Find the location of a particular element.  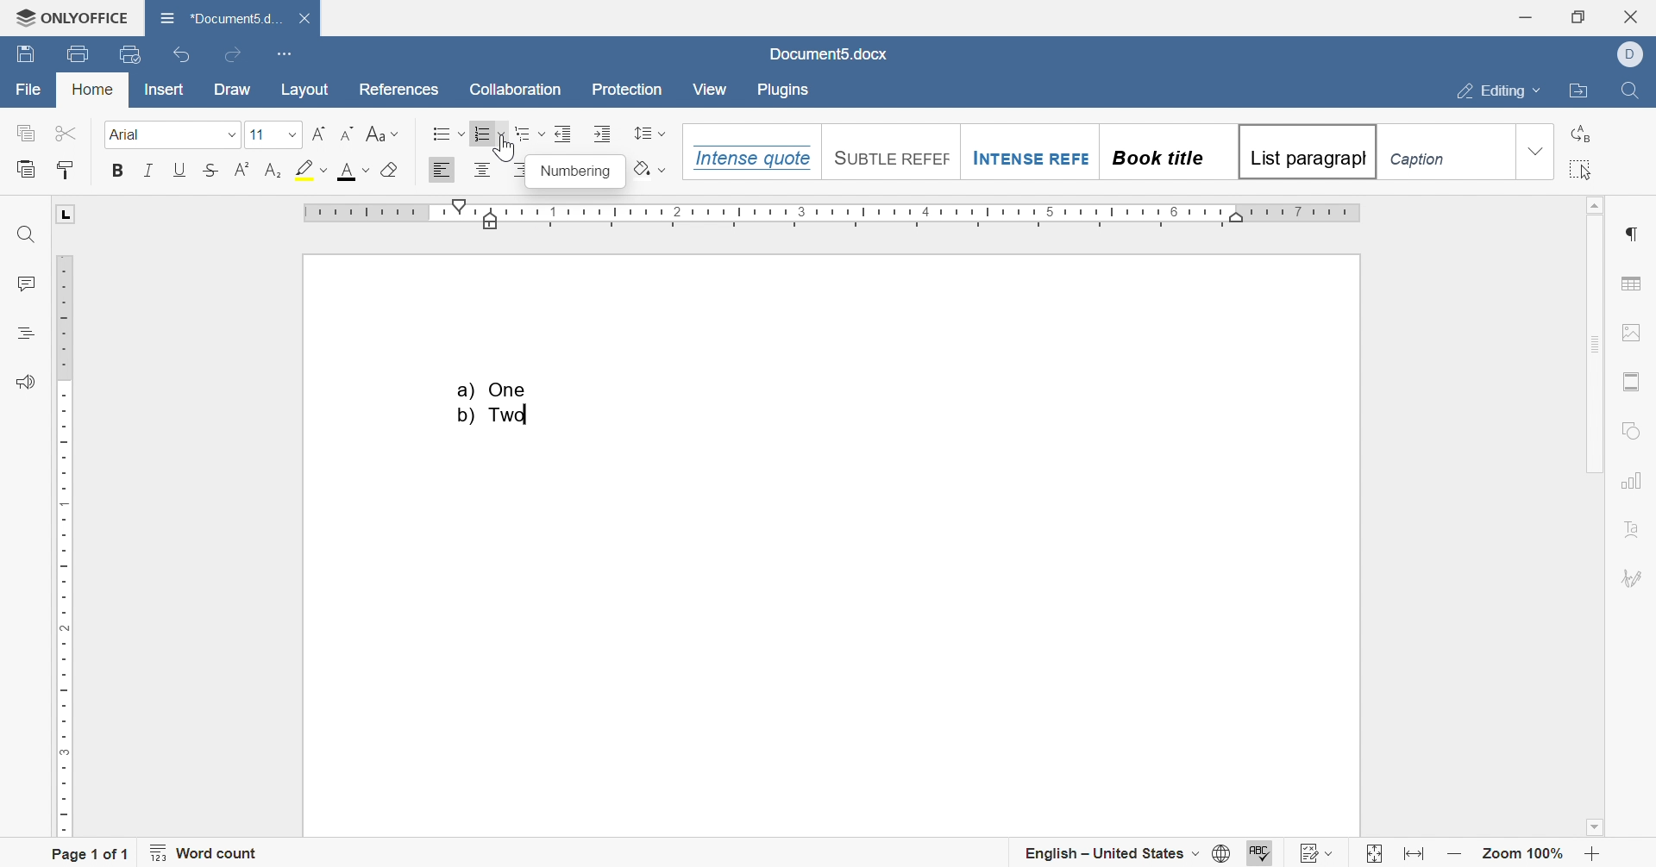

replace is located at coordinates (1584, 133).